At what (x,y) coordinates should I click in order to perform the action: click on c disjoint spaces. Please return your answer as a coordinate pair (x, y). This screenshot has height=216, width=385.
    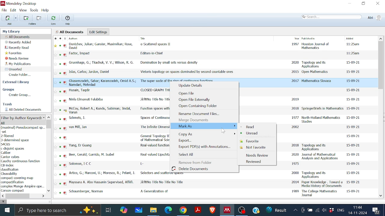
    Looking at the image, I should click on (13, 148).